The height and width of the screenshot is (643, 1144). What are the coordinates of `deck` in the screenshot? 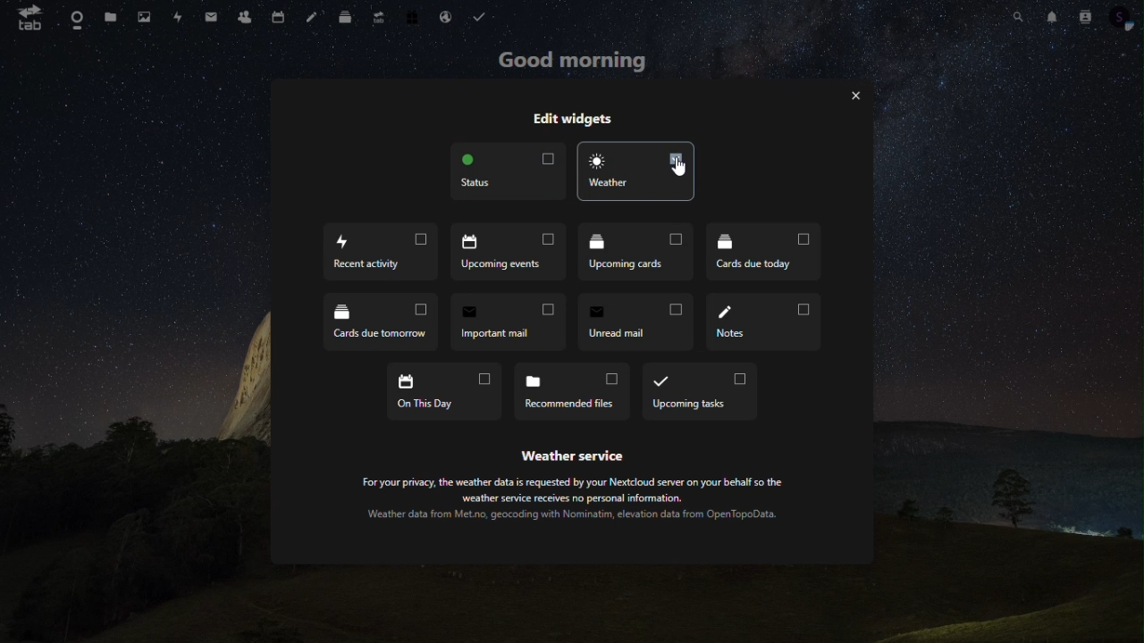 It's located at (343, 19).